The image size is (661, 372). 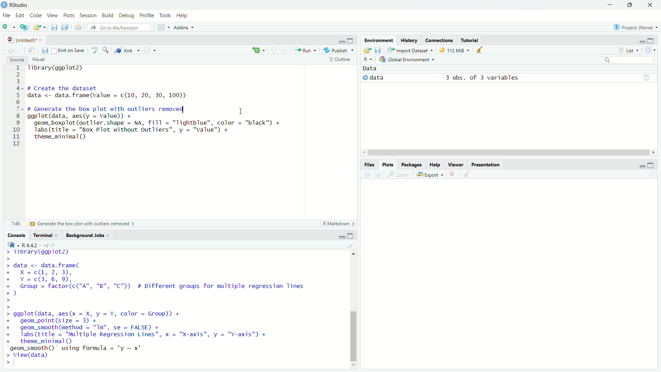 I want to click on Plots, so click(x=386, y=164).